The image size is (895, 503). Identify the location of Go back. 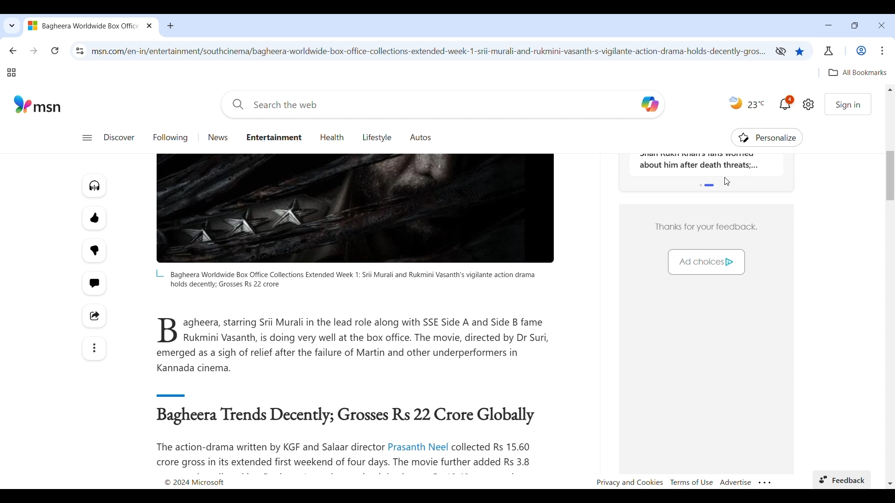
(13, 50).